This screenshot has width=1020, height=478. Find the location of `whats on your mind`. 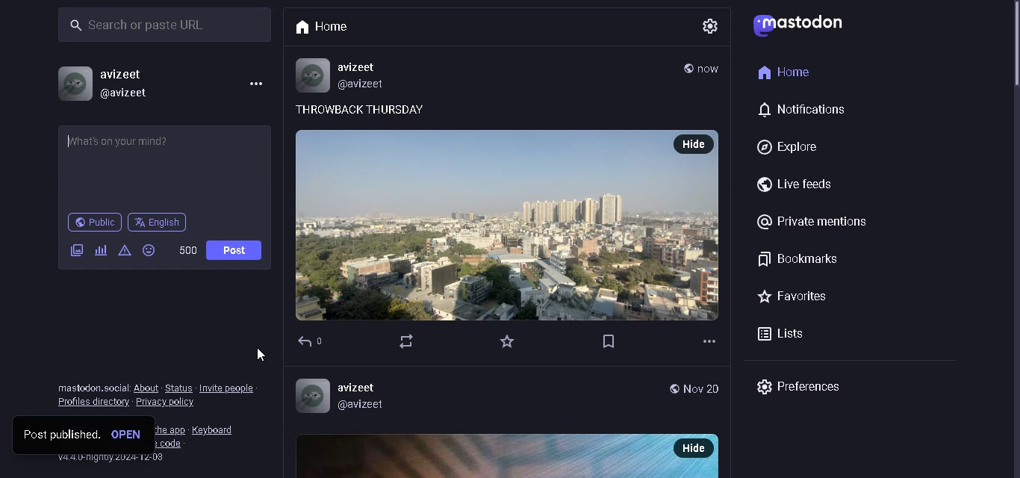

whats on your mind is located at coordinates (163, 167).